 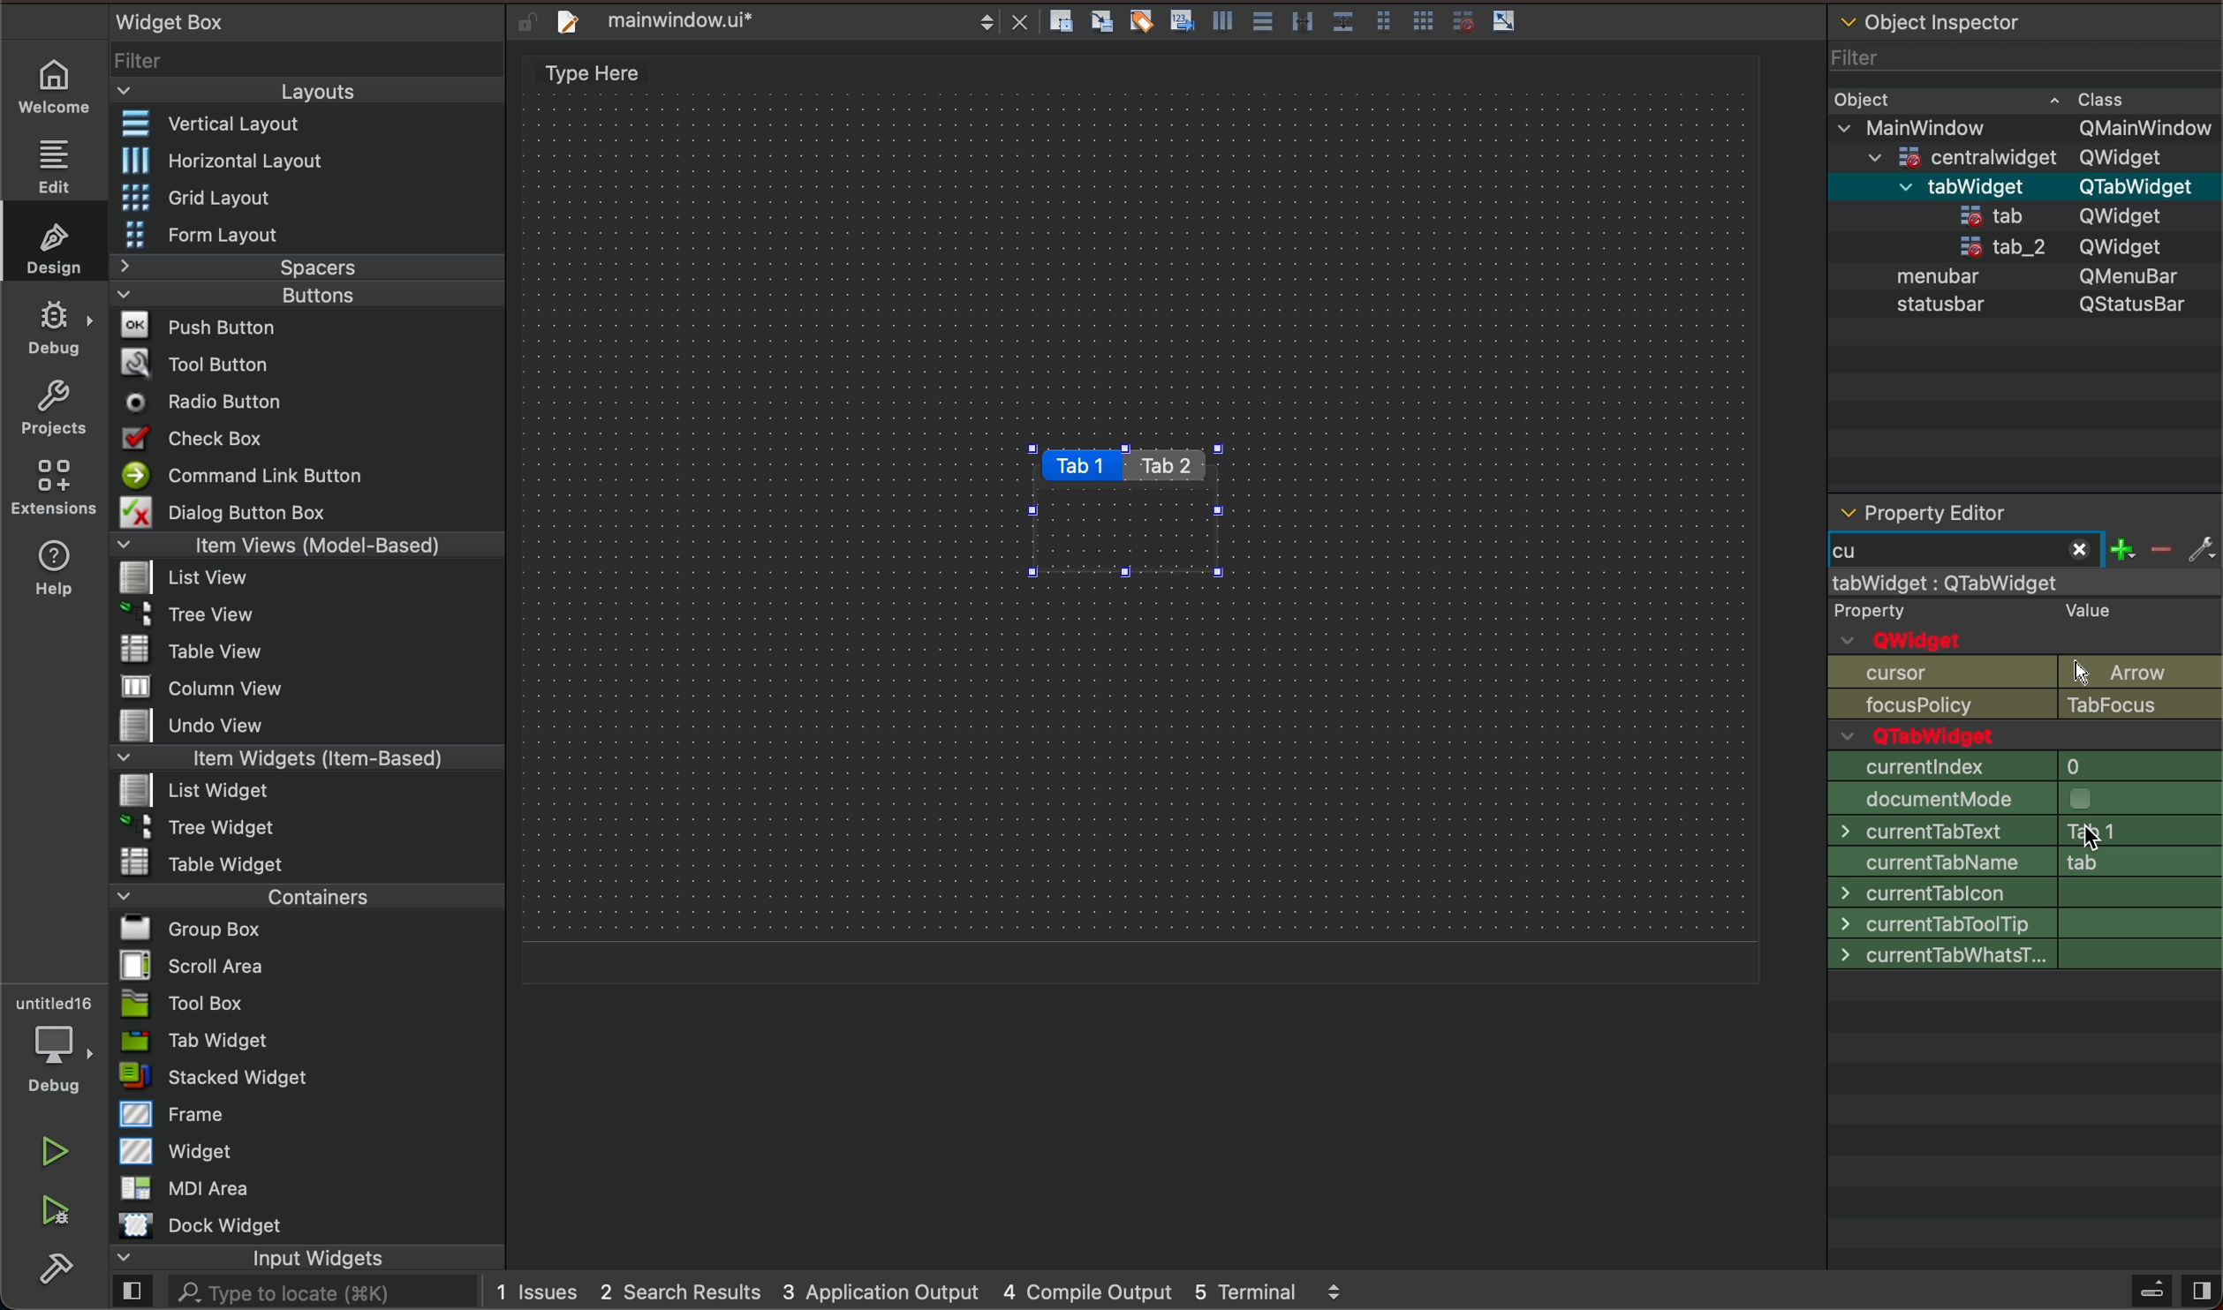 What do you see at coordinates (306, 294) in the screenshot?
I see `Buttons` at bounding box center [306, 294].